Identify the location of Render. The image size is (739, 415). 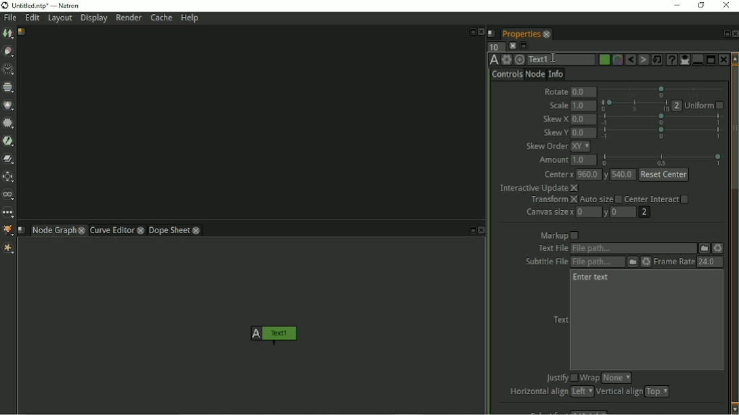
(129, 18).